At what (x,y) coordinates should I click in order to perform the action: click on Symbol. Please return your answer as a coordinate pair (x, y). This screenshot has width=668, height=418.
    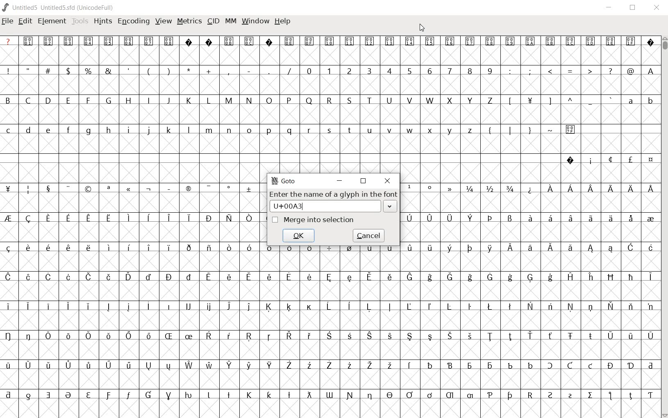
    Looking at the image, I should click on (630, 218).